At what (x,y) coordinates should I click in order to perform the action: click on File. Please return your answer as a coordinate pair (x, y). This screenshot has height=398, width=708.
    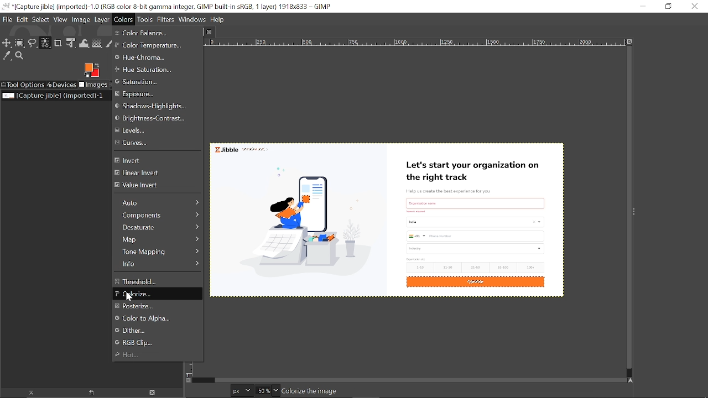
    Looking at the image, I should click on (7, 19).